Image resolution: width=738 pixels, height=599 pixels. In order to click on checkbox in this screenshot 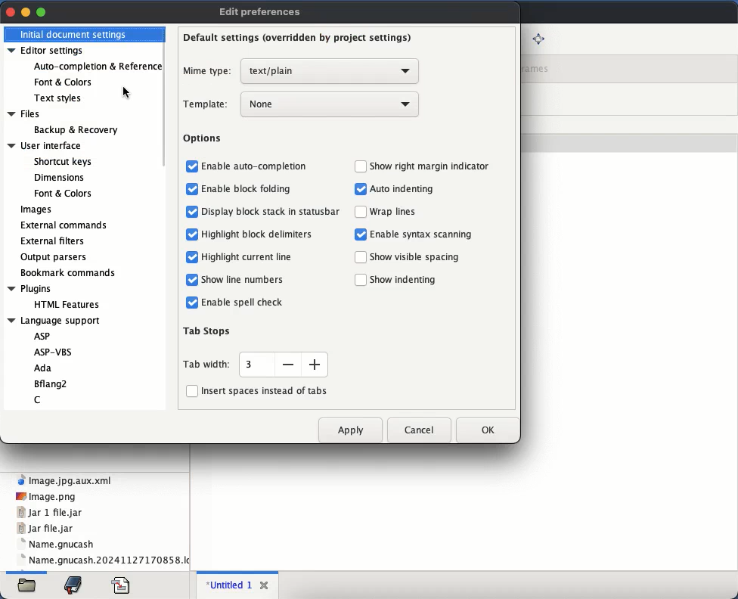, I will do `click(191, 257)`.